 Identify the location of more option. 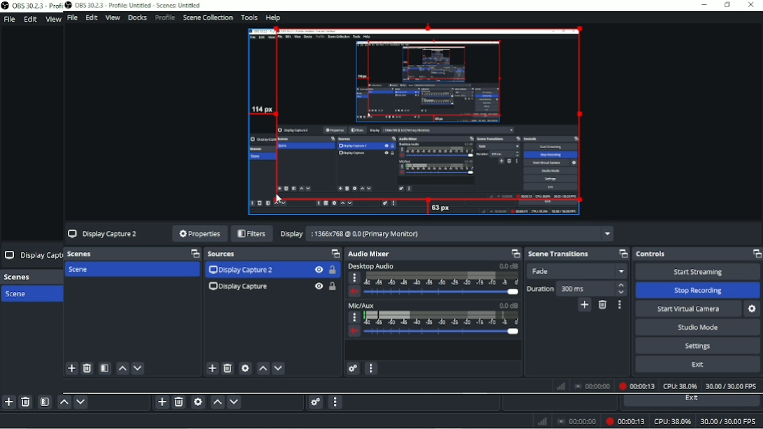
(374, 369).